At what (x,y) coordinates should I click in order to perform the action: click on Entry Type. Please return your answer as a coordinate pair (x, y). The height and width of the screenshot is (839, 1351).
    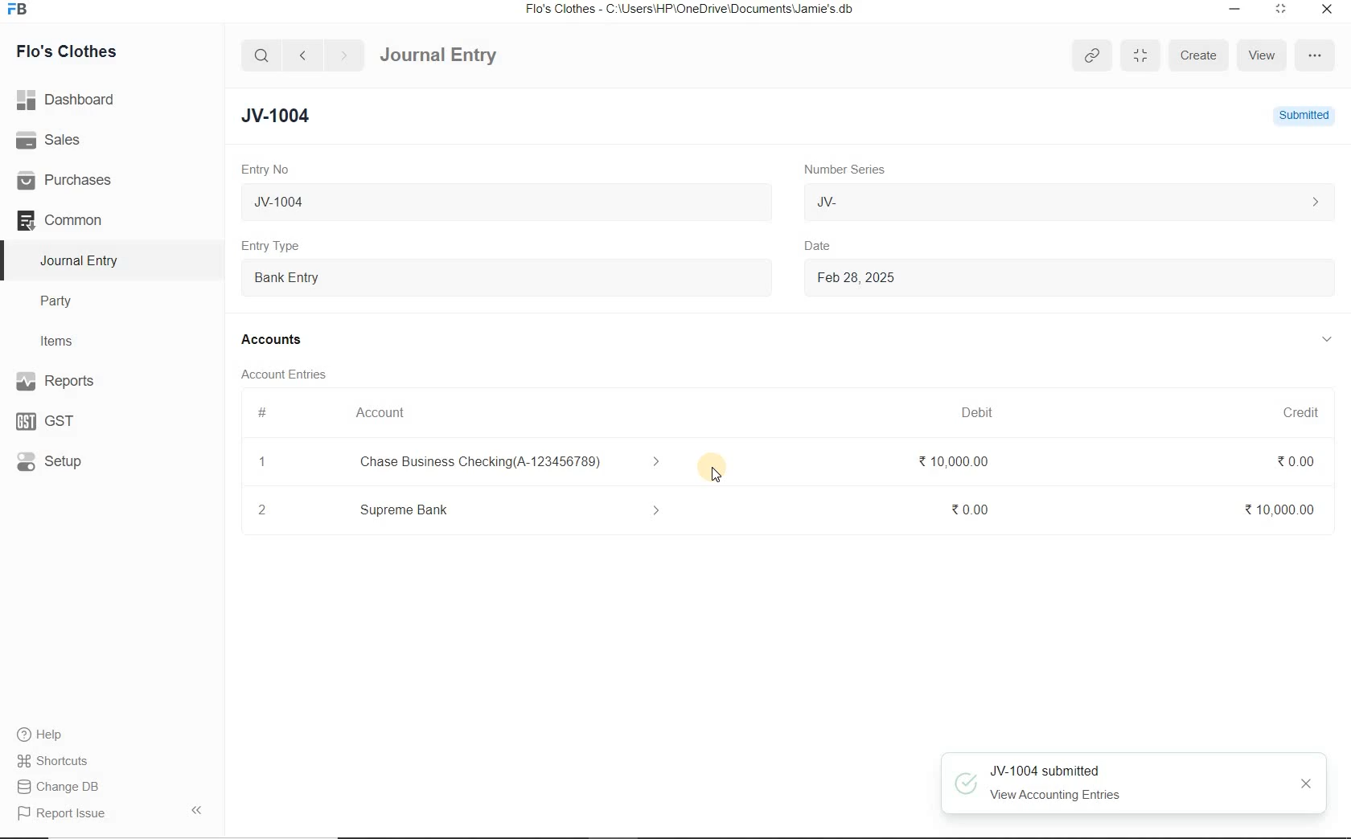
    Looking at the image, I should click on (276, 245).